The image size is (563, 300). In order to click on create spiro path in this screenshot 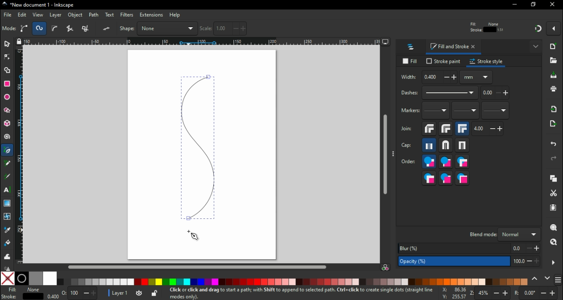, I will do `click(40, 28)`.